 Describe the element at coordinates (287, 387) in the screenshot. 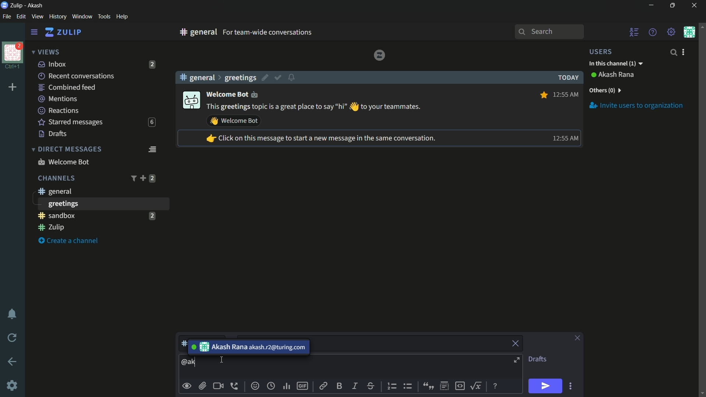

I see `add poll` at that location.